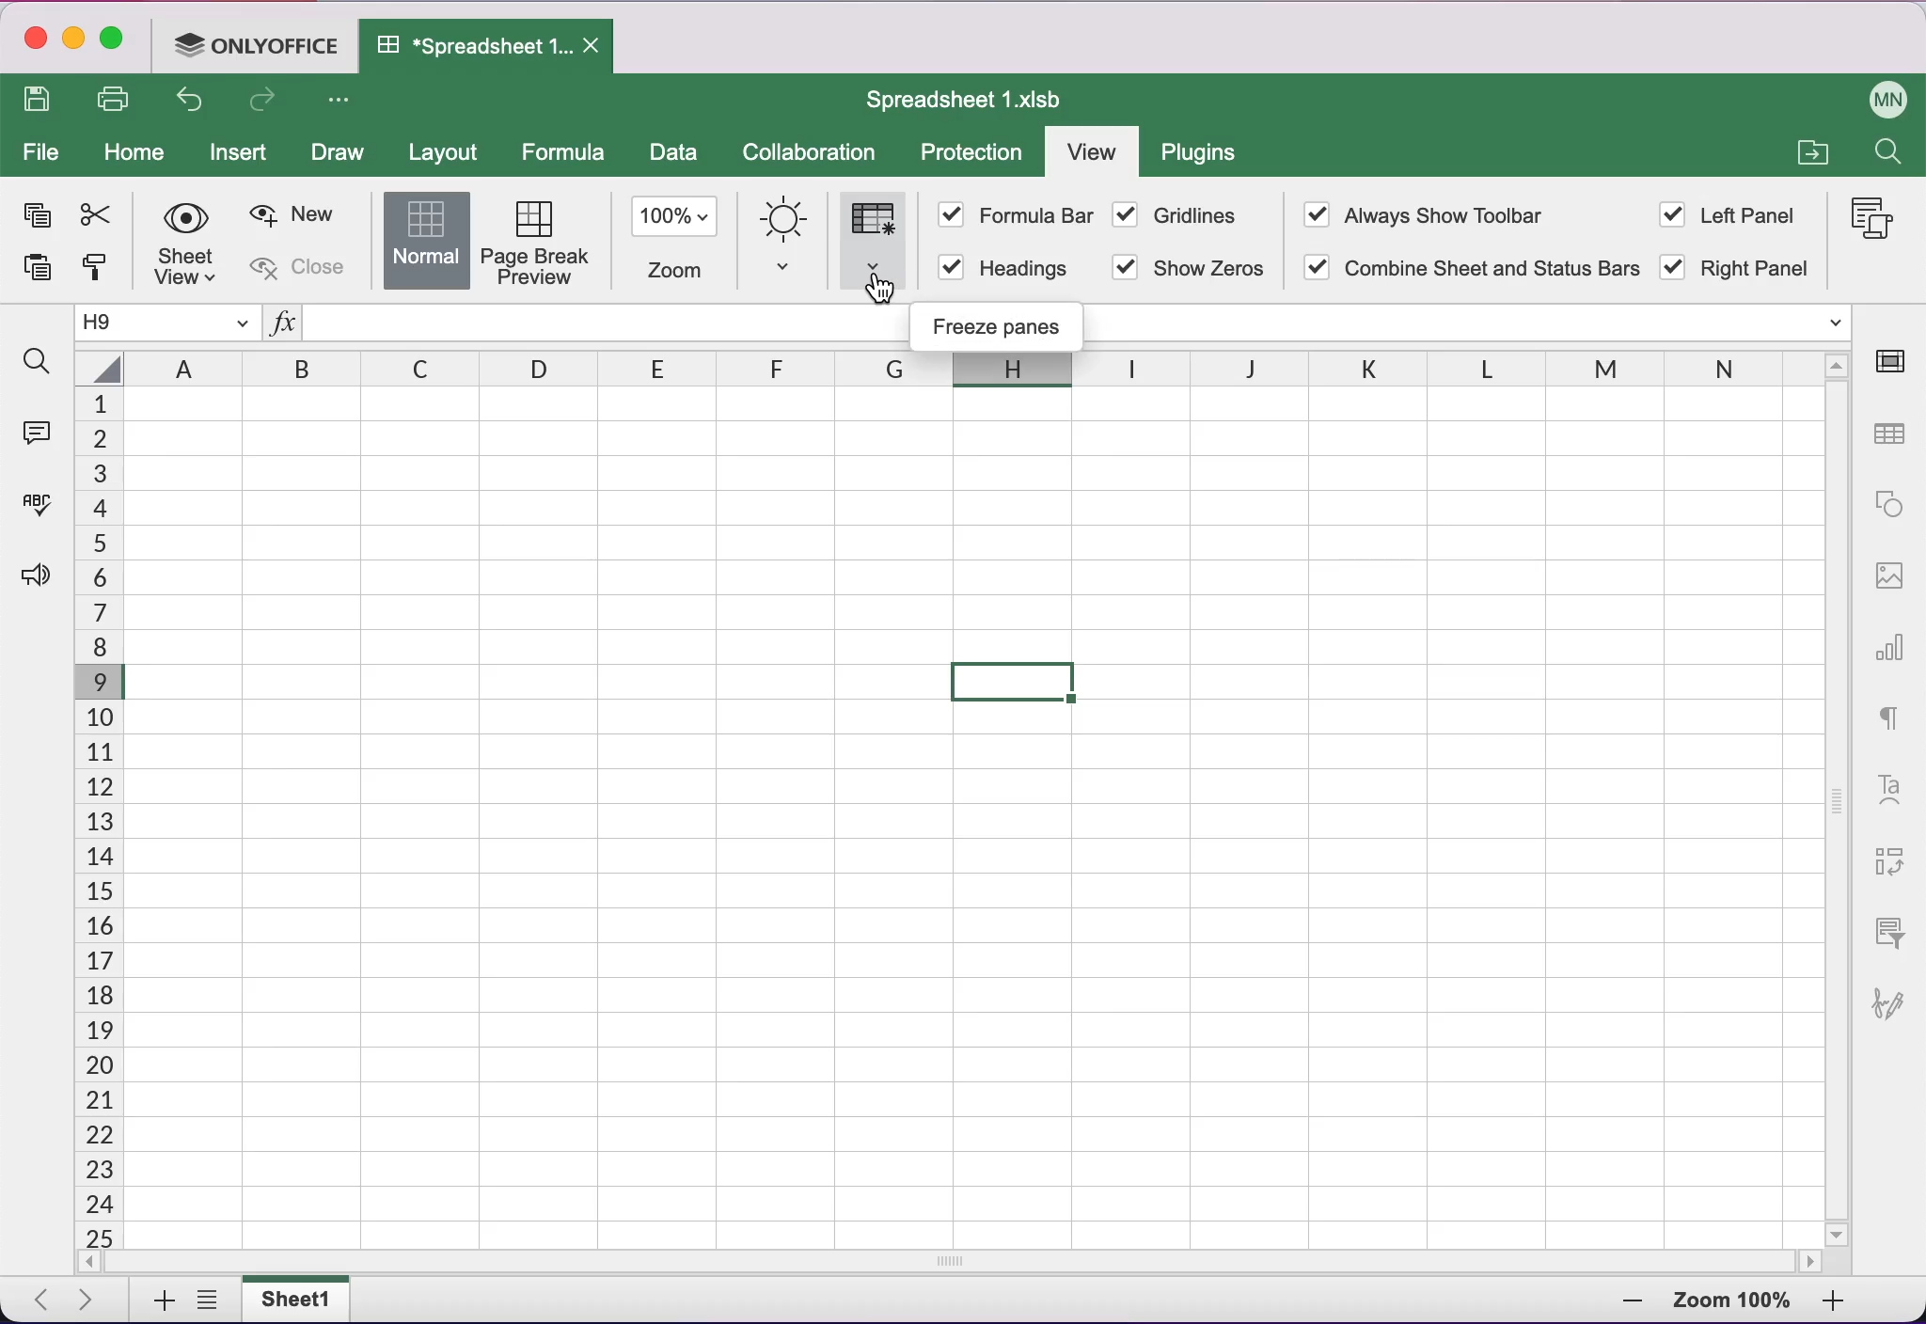  I want to click on print, so click(118, 96).